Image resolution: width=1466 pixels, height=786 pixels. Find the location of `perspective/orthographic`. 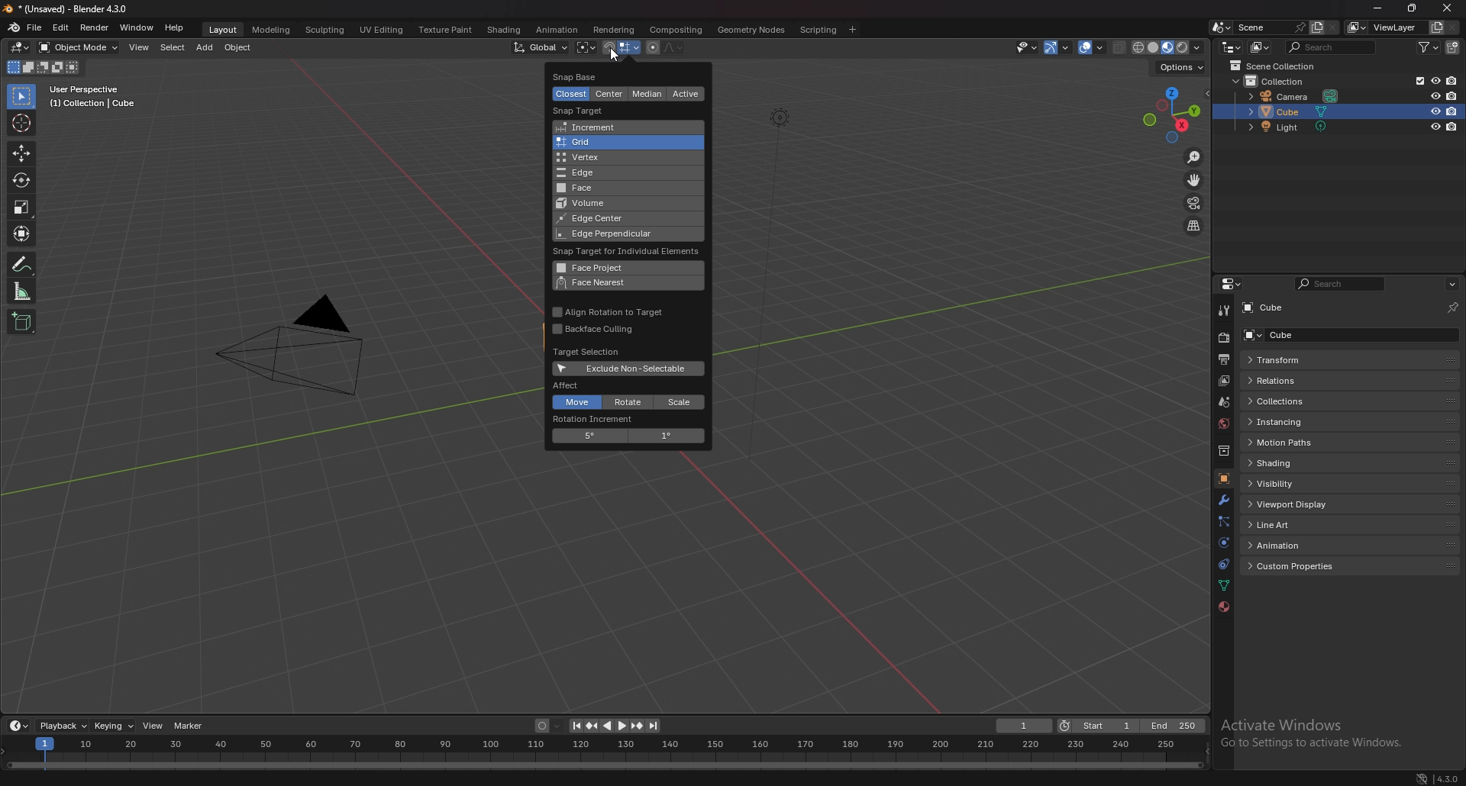

perspective/orthographic is located at coordinates (1193, 225).